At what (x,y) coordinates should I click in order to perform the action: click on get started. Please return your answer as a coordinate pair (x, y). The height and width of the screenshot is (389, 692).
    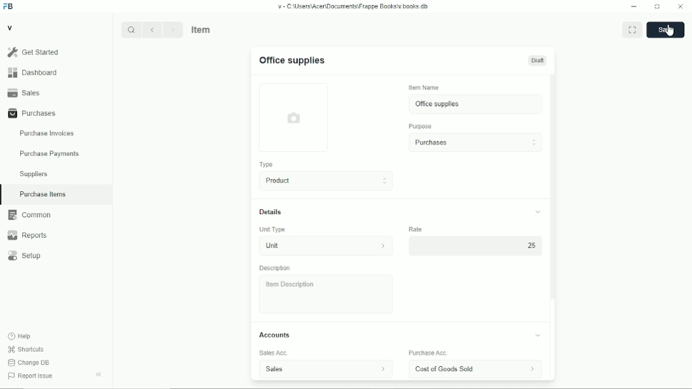
    Looking at the image, I should click on (34, 52).